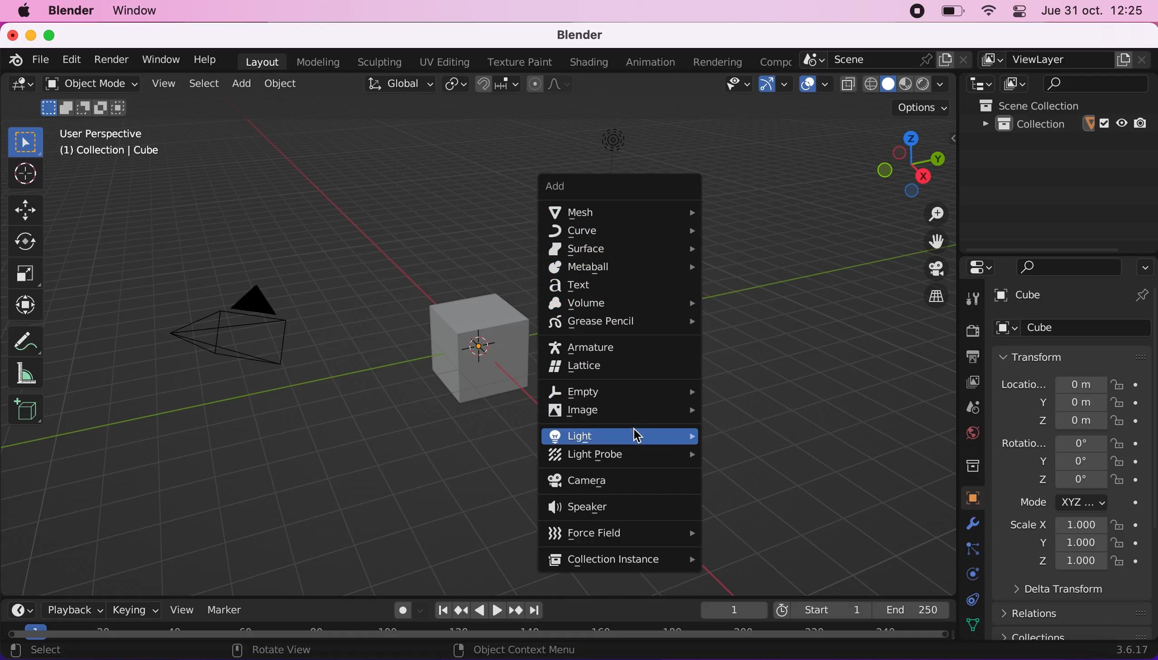 The image size is (1158, 660). What do you see at coordinates (1013, 84) in the screenshot?
I see `display mode` at bounding box center [1013, 84].